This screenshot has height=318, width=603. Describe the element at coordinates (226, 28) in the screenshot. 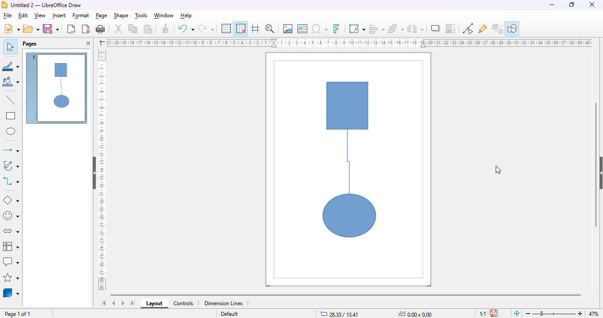

I see `display grid` at that location.